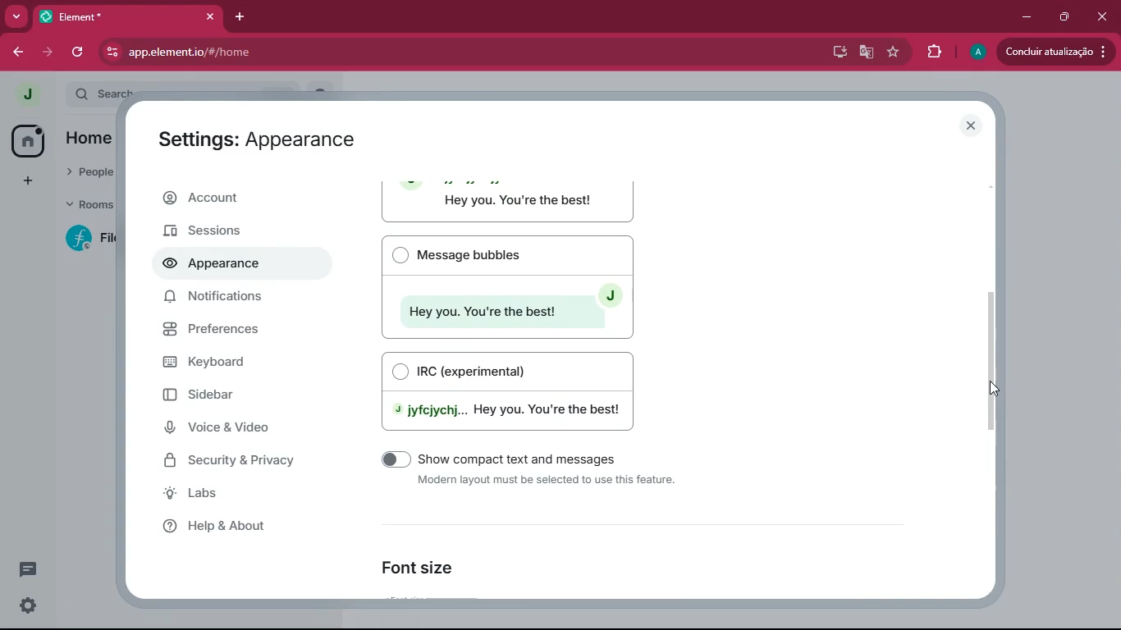 The image size is (1121, 630). Describe the element at coordinates (92, 138) in the screenshot. I see `home` at that location.